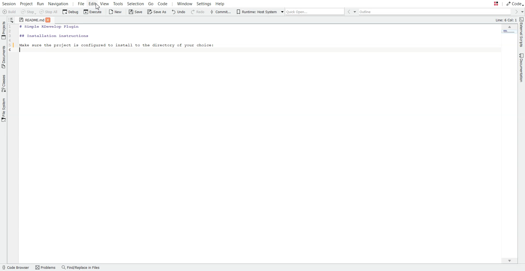 Image resolution: width=525 pixels, height=271 pixels. Describe the element at coordinates (508, 33) in the screenshot. I see `Page Overview` at that location.